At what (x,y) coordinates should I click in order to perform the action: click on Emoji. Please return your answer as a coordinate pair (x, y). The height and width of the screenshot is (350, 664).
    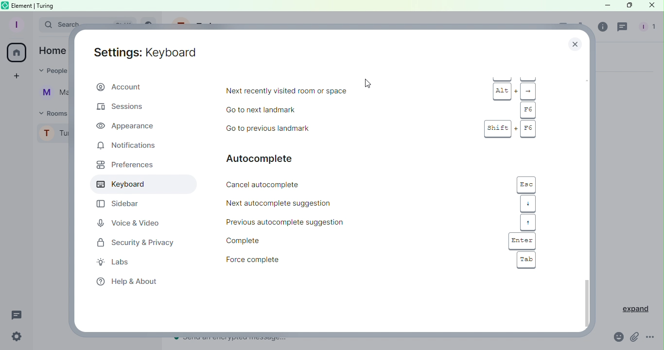
    Looking at the image, I should click on (617, 337).